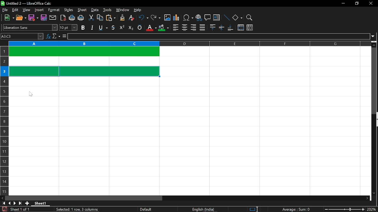 The width and height of the screenshot is (378, 212). What do you see at coordinates (39, 10) in the screenshot?
I see `insert` at bounding box center [39, 10].